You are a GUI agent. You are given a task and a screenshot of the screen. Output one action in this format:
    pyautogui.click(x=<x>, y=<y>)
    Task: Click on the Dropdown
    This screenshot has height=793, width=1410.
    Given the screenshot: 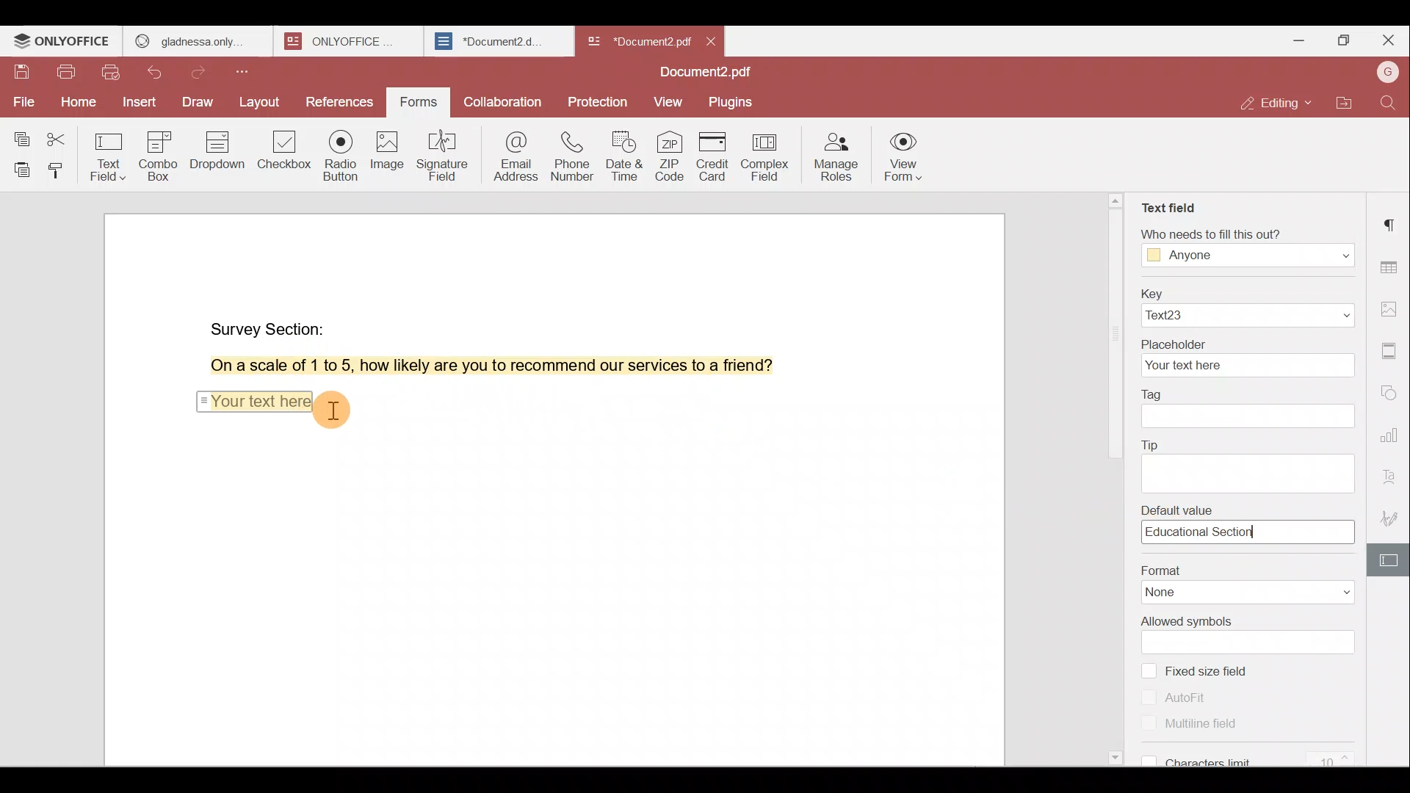 What is the action you would take?
    pyautogui.click(x=220, y=150)
    